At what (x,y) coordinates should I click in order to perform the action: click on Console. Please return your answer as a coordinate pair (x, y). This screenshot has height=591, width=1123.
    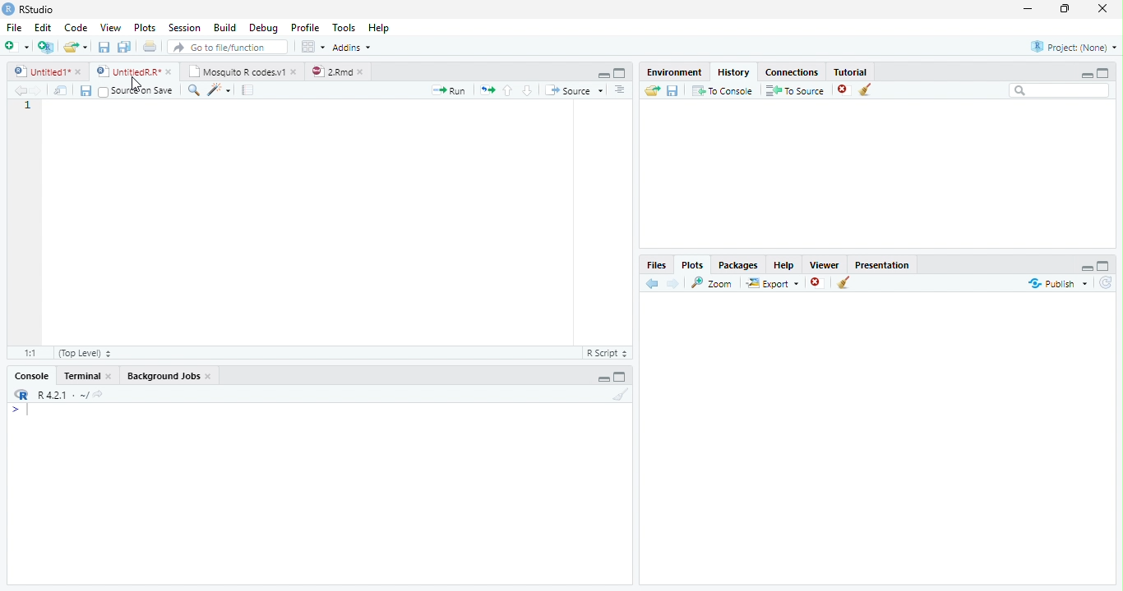
    Looking at the image, I should click on (317, 493).